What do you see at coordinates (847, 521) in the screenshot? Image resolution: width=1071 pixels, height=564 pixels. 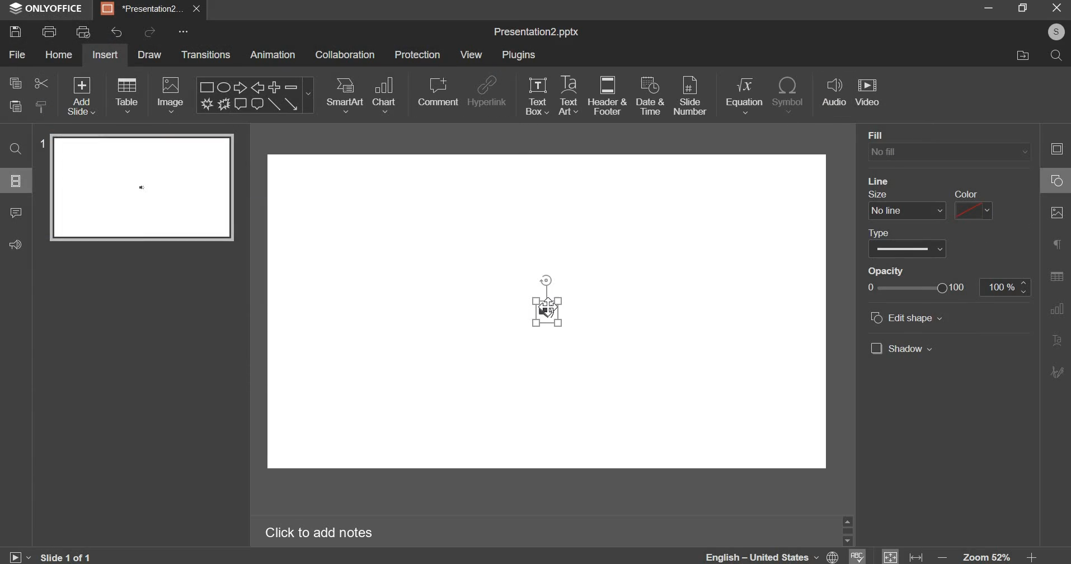 I see `scroll up` at bounding box center [847, 521].